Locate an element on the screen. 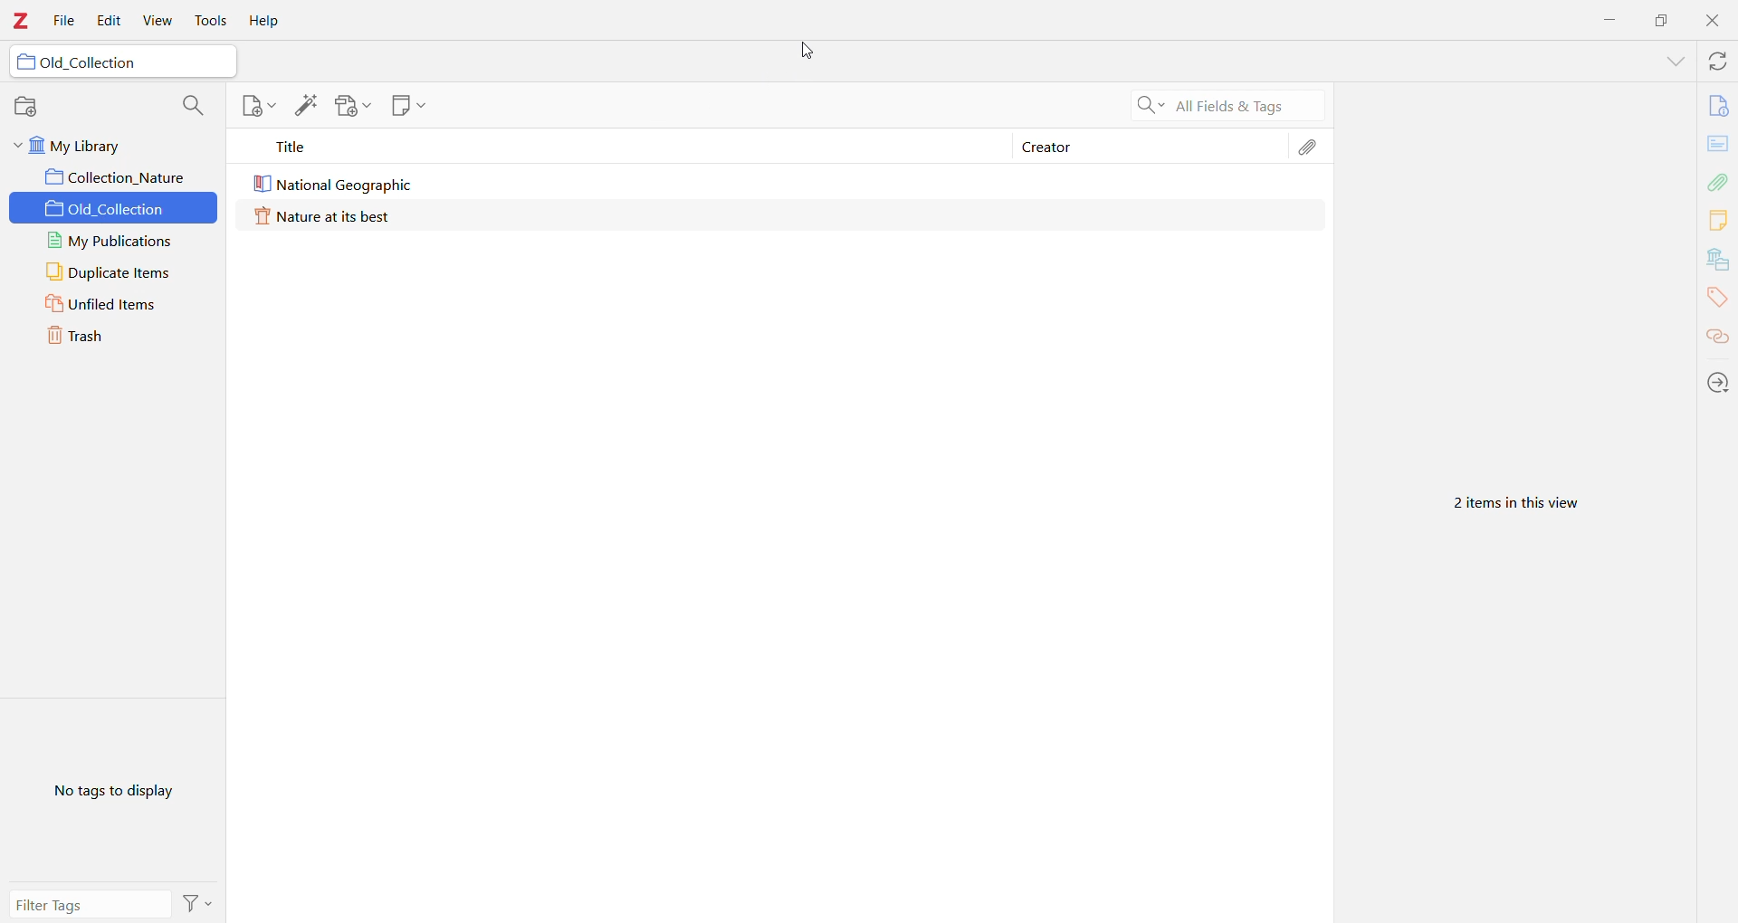  Edit is located at coordinates (110, 20).